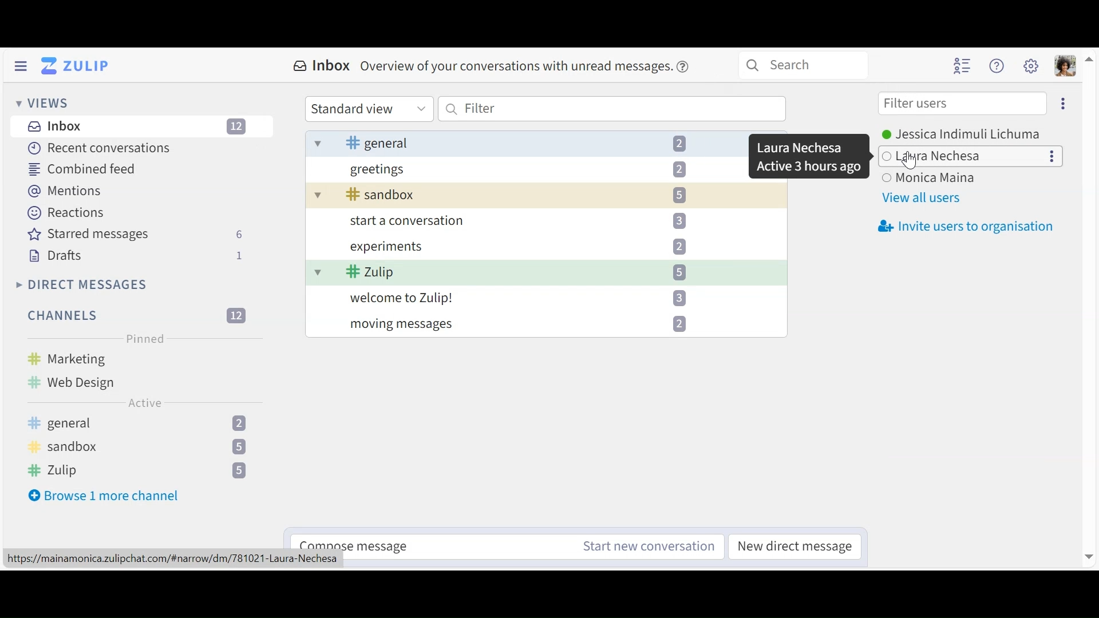 The width and height of the screenshot is (1099, 618). Describe the element at coordinates (105, 495) in the screenshot. I see `Browse more channel` at that location.